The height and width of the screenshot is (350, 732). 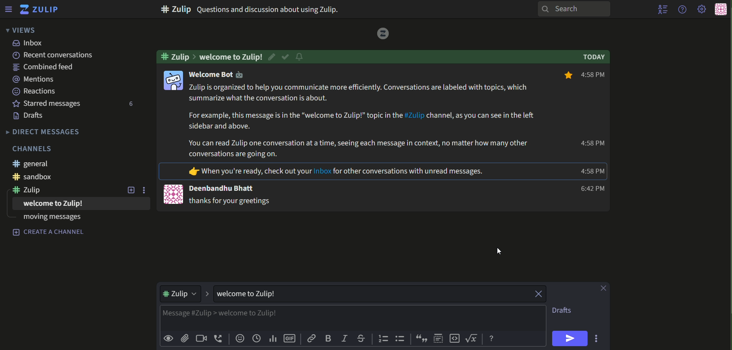 What do you see at coordinates (35, 91) in the screenshot?
I see `text` at bounding box center [35, 91].